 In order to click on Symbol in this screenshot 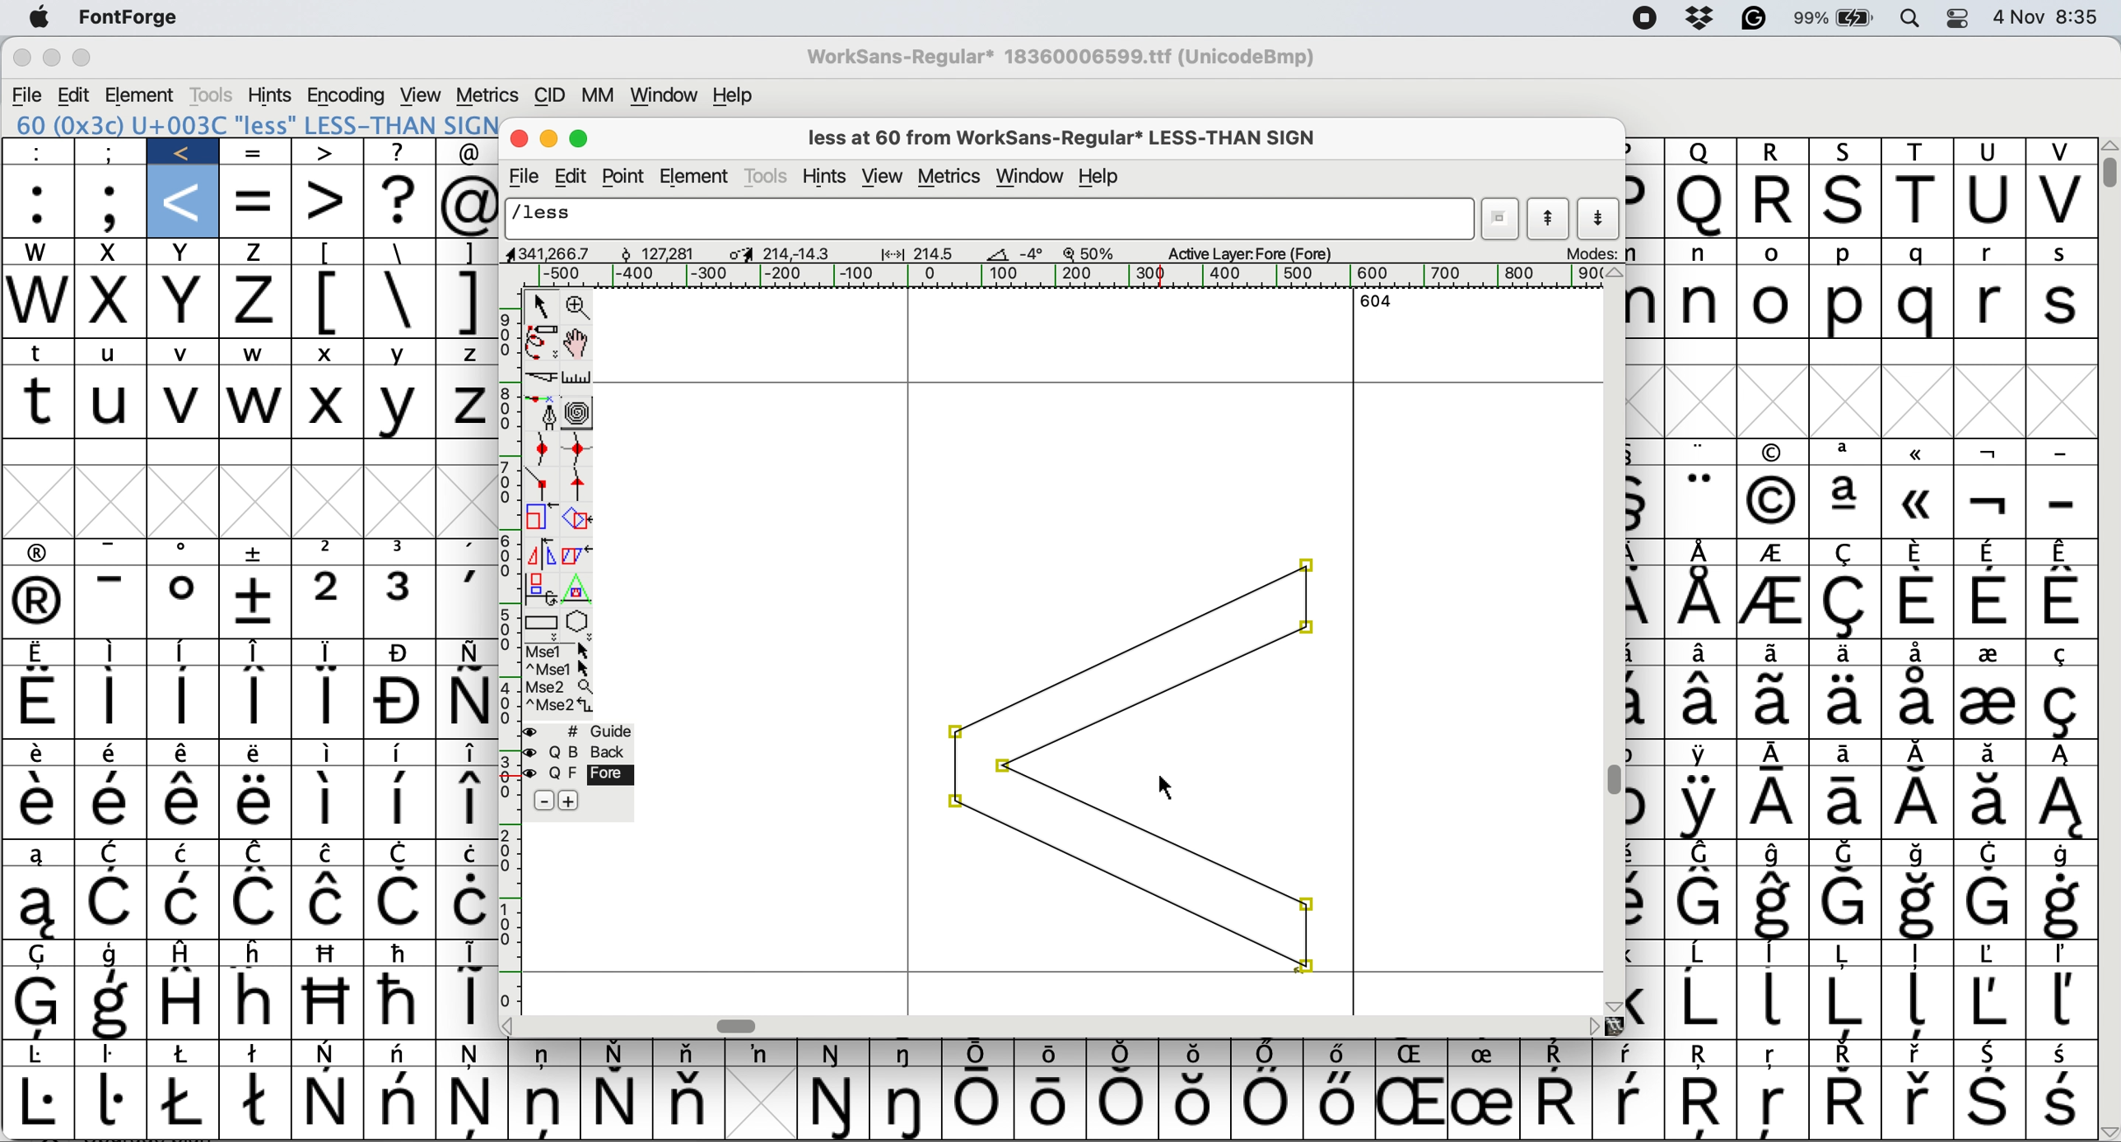, I will do `click(333, 855)`.